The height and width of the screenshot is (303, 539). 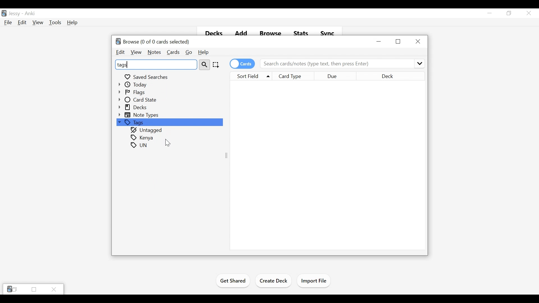 What do you see at coordinates (22, 23) in the screenshot?
I see `Edit` at bounding box center [22, 23].